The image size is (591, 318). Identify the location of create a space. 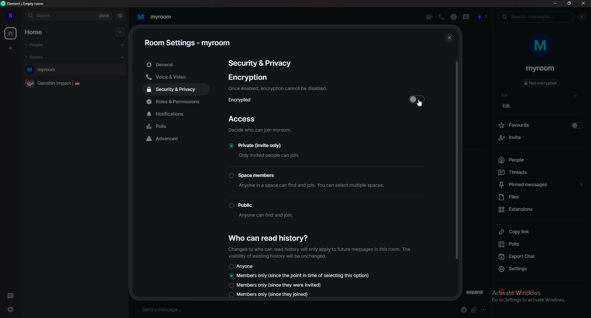
(10, 49).